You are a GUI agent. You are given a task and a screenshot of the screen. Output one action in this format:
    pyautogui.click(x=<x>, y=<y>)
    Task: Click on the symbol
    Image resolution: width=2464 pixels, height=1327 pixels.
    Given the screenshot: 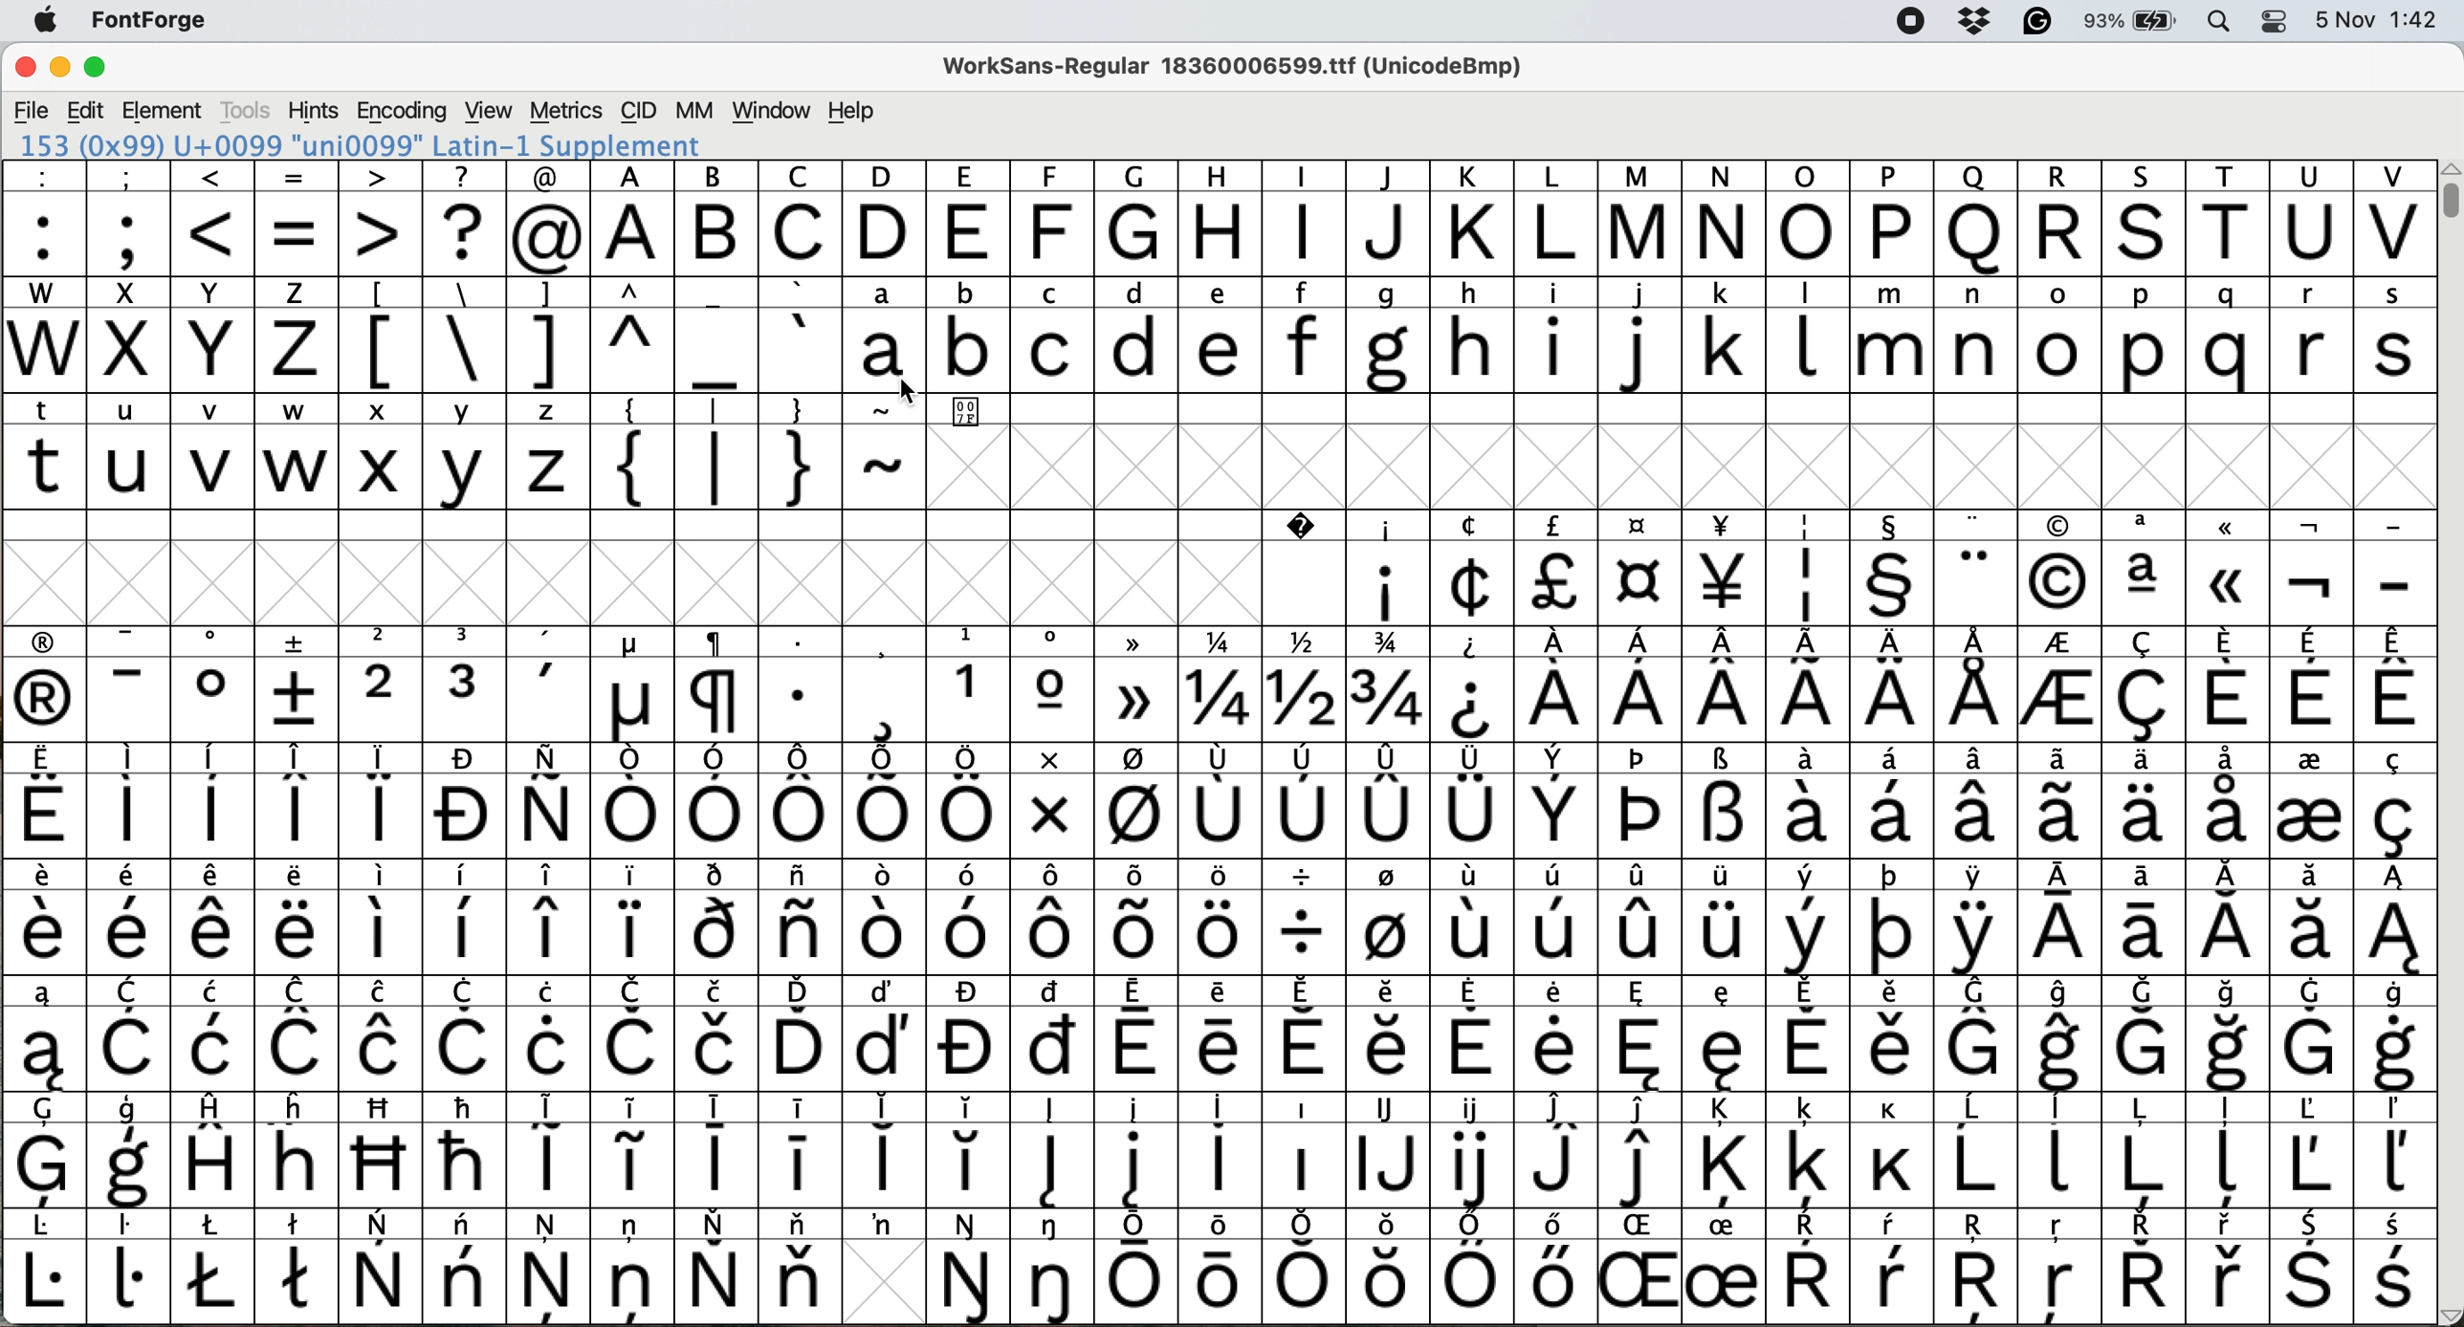 What is the action you would take?
    pyautogui.click(x=632, y=1033)
    